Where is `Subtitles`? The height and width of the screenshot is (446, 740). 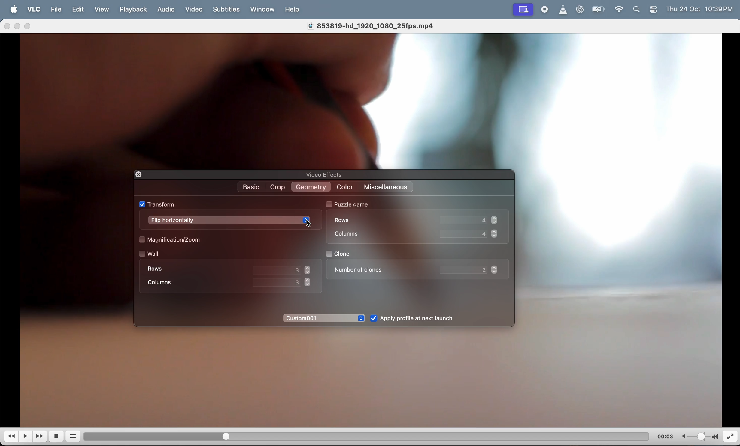
Subtitles is located at coordinates (228, 9).